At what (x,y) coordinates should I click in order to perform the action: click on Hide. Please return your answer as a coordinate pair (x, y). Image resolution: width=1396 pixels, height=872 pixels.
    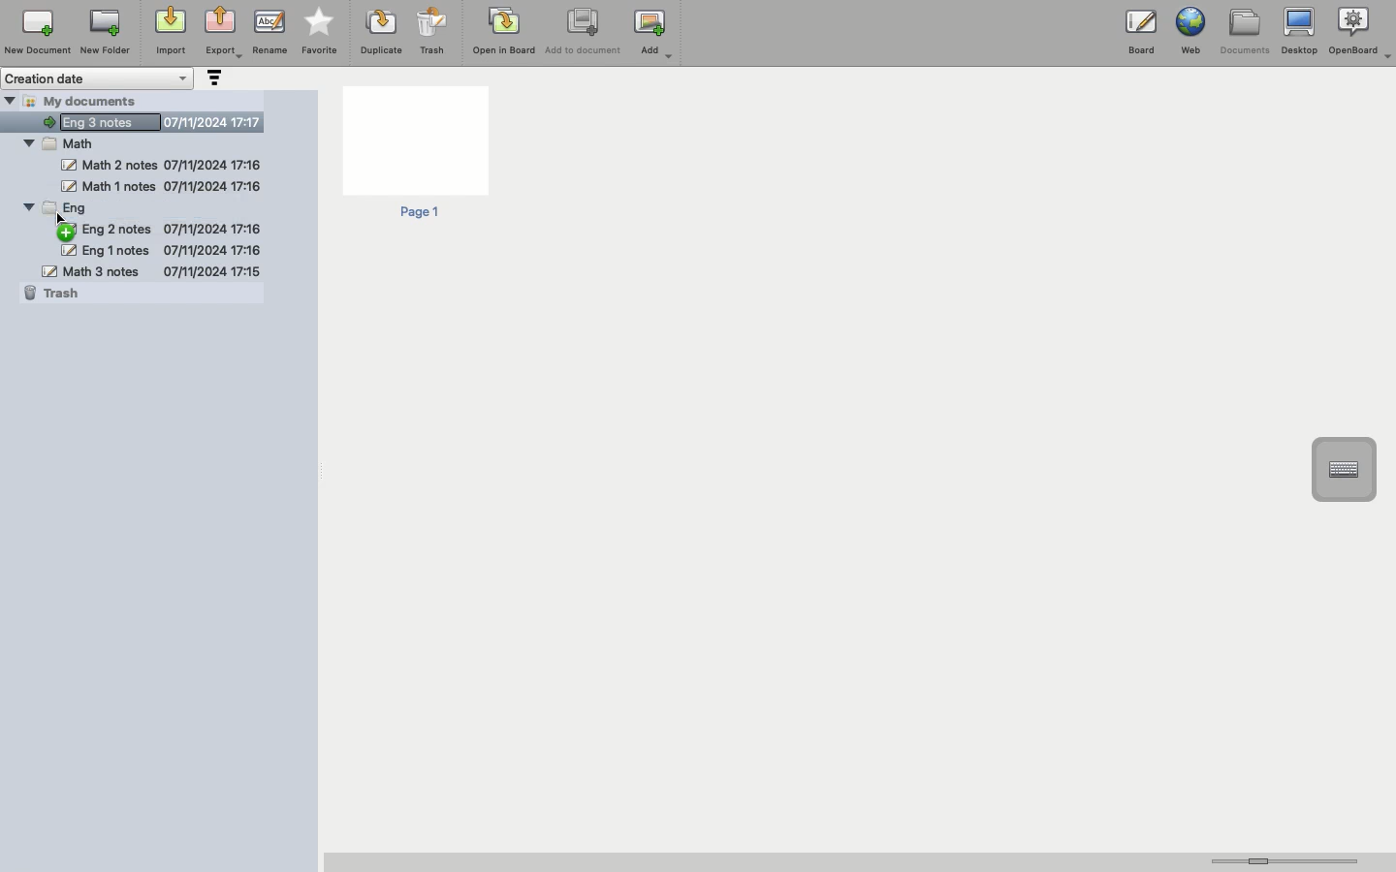
    Looking at the image, I should click on (27, 140).